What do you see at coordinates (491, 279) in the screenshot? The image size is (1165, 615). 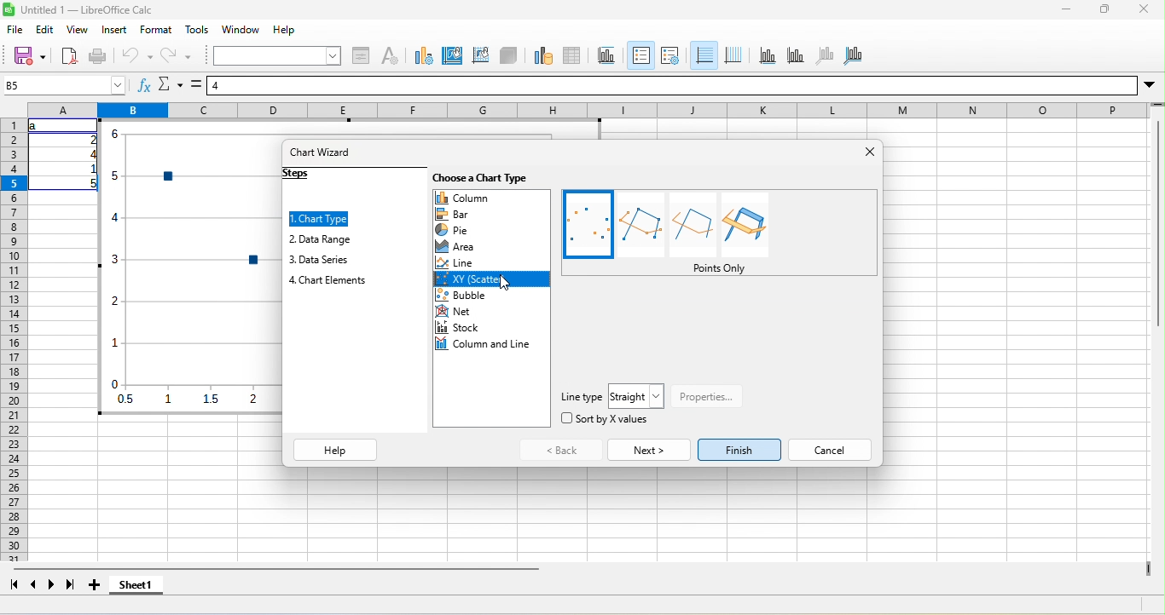 I see `xy (scatter) highlighted by cursor` at bounding box center [491, 279].